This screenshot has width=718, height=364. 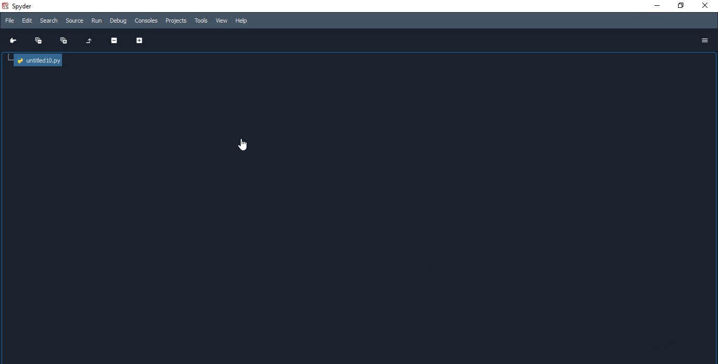 What do you see at coordinates (119, 21) in the screenshot?
I see `Debug` at bounding box center [119, 21].